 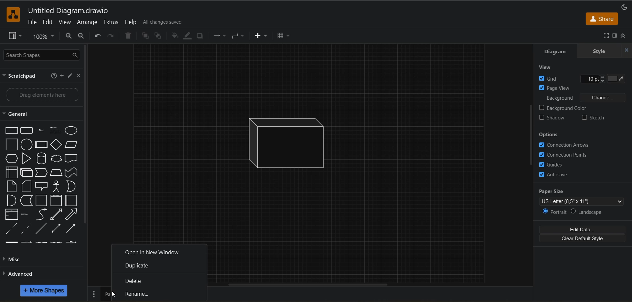 What do you see at coordinates (69, 76) in the screenshot?
I see `edit` at bounding box center [69, 76].